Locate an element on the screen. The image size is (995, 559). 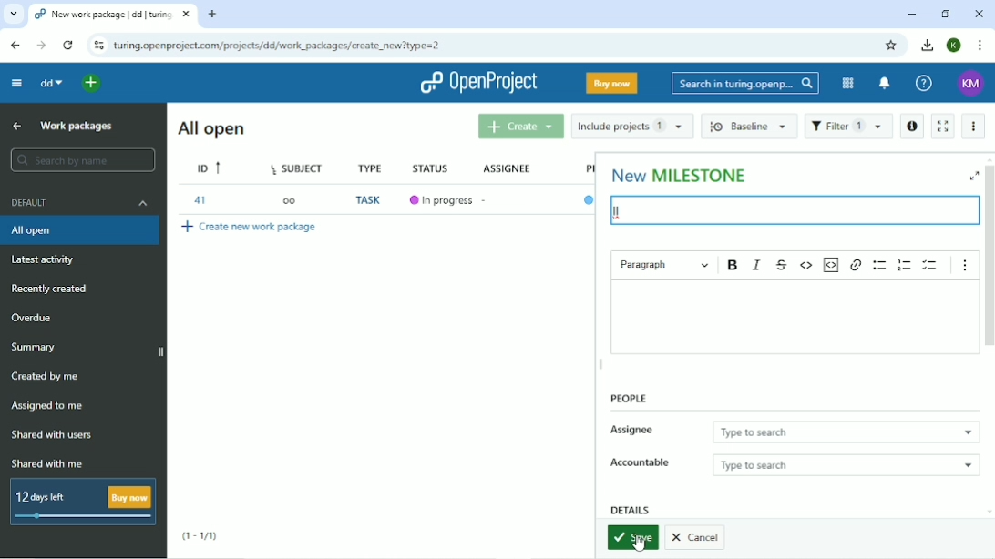
Activate zen mode is located at coordinates (942, 127).